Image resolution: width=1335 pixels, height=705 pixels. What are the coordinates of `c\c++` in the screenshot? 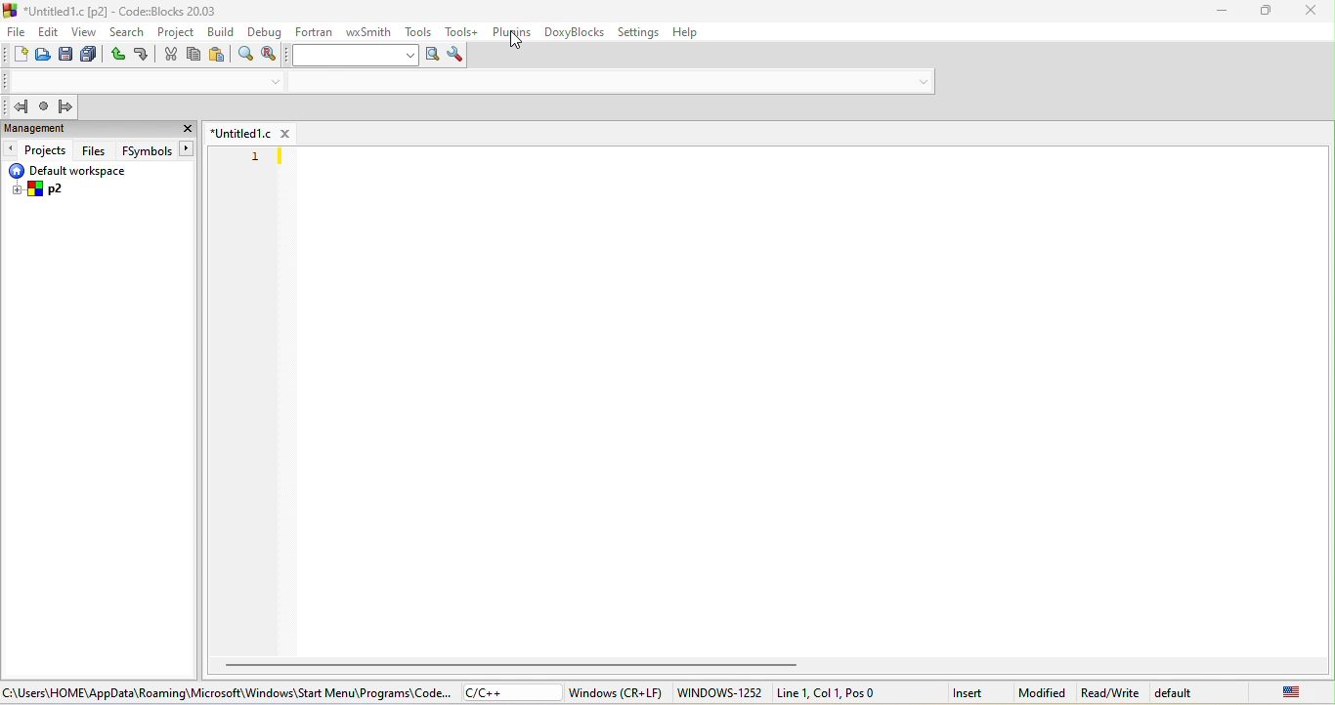 It's located at (509, 692).